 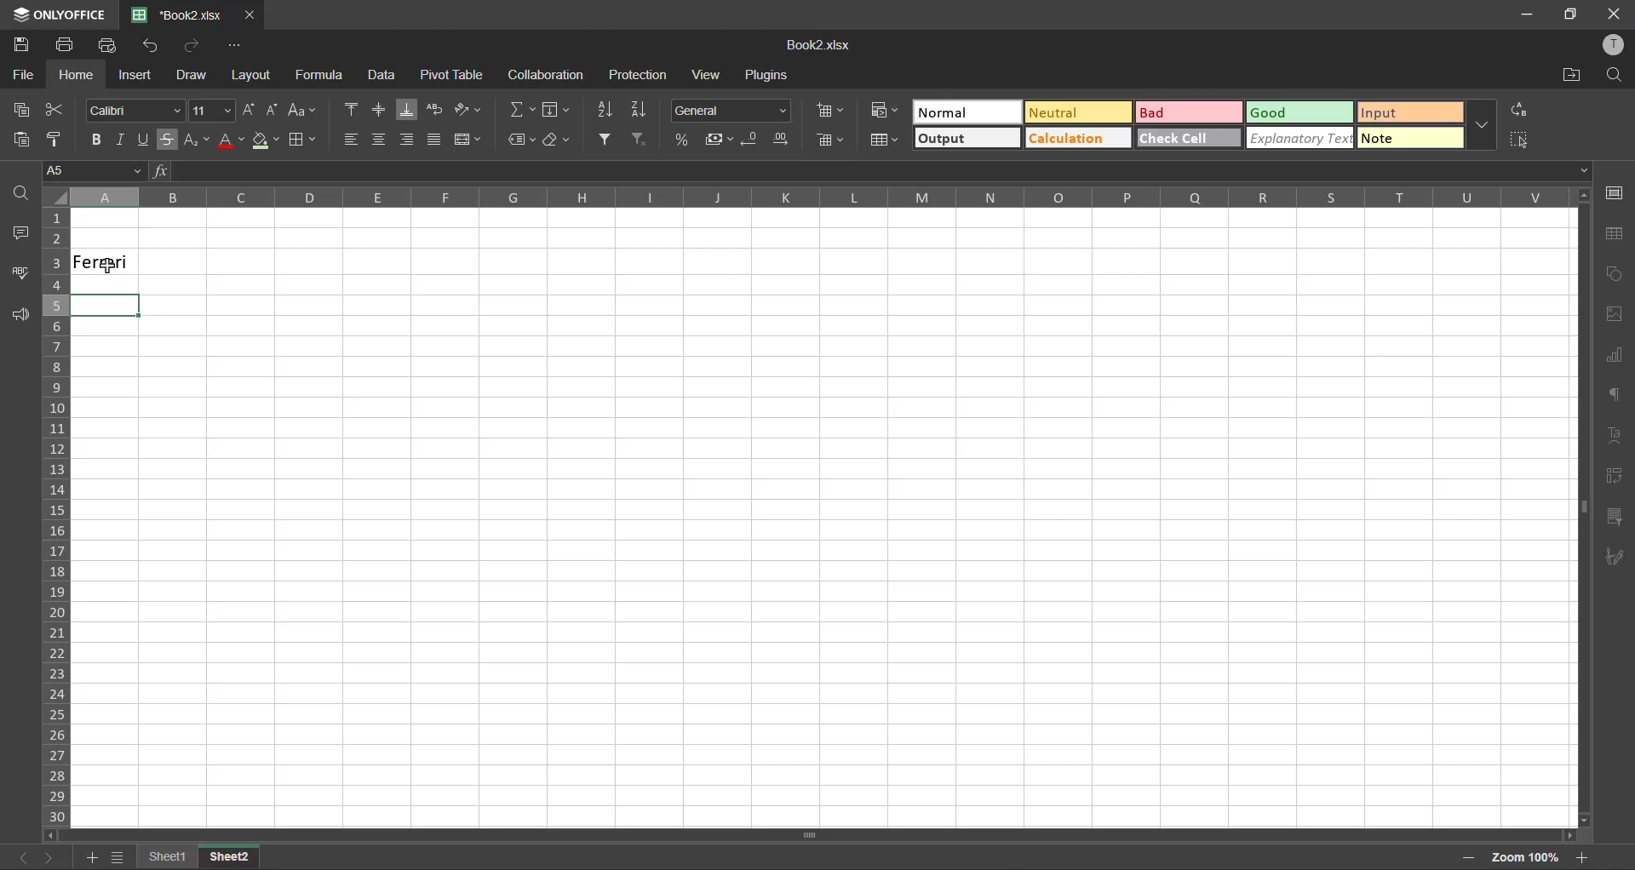 I want to click on cell settings, so click(x=1615, y=192).